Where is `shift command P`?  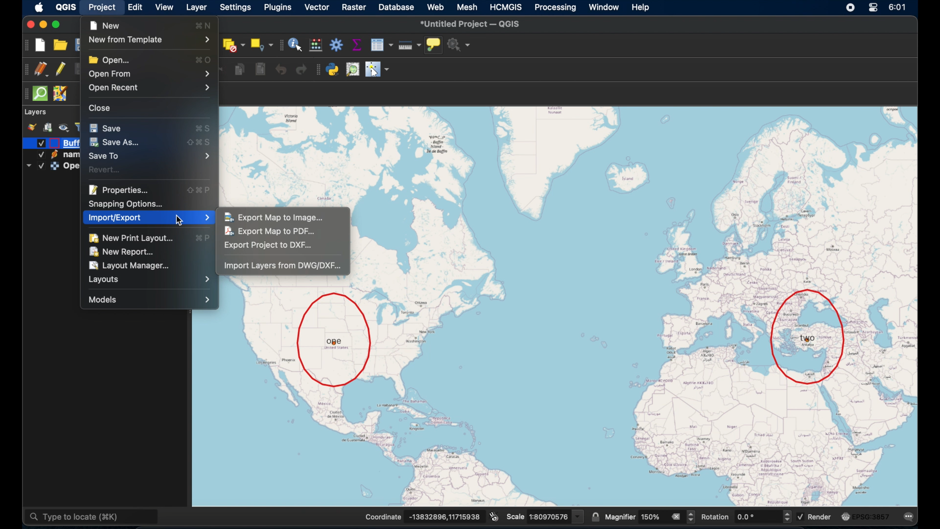 shift command P is located at coordinates (201, 190).